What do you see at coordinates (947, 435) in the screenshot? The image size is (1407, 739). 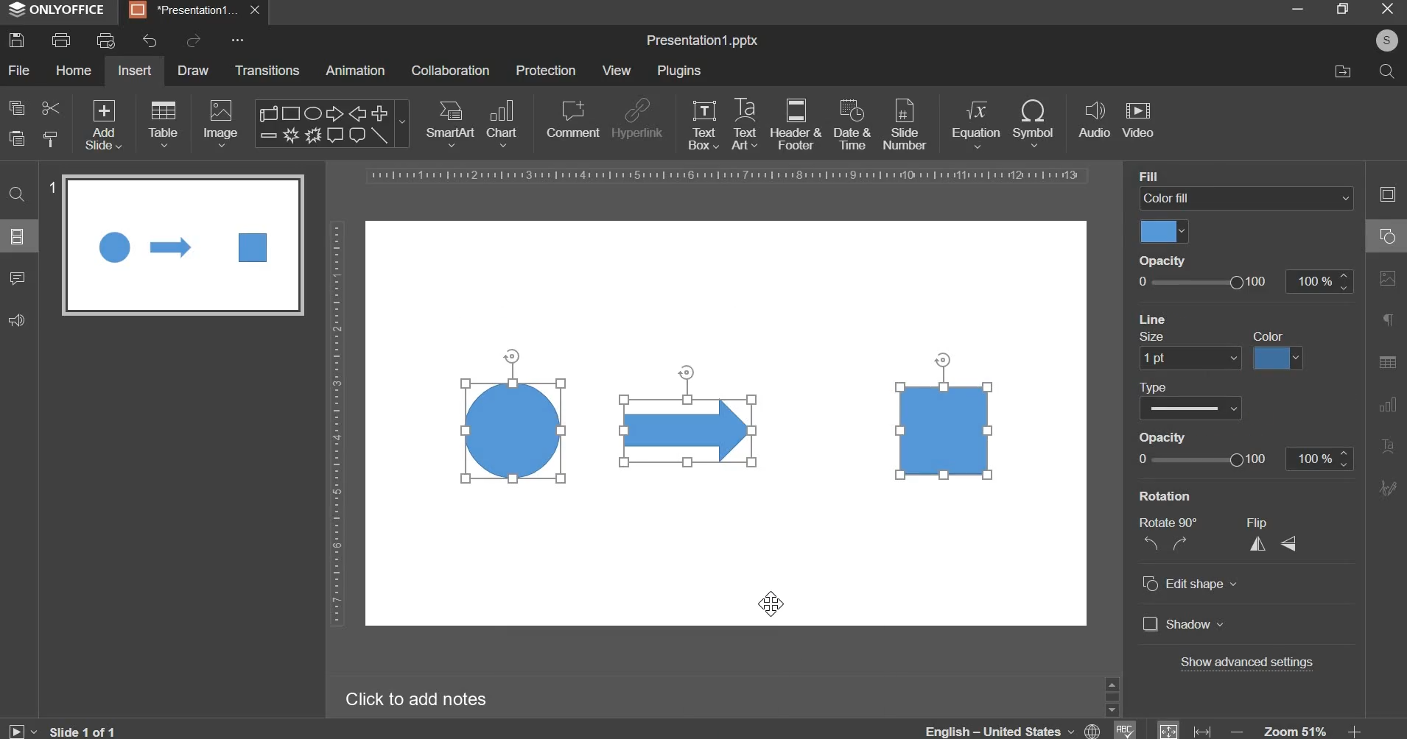 I see `object 3` at bounding box center [947, 435].